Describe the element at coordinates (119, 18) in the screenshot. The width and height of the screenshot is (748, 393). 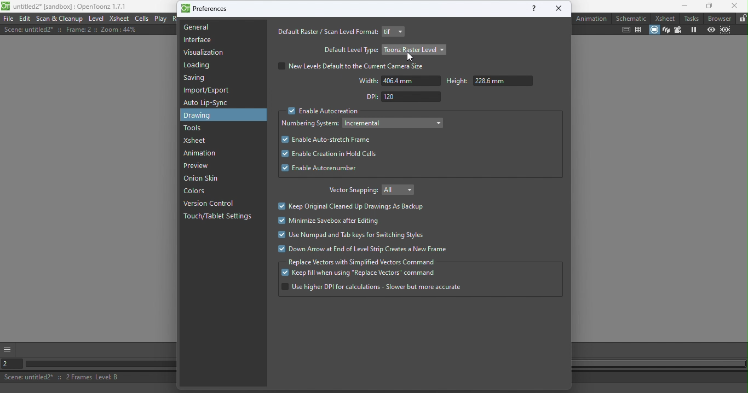
I see `Xsheet` at that location.